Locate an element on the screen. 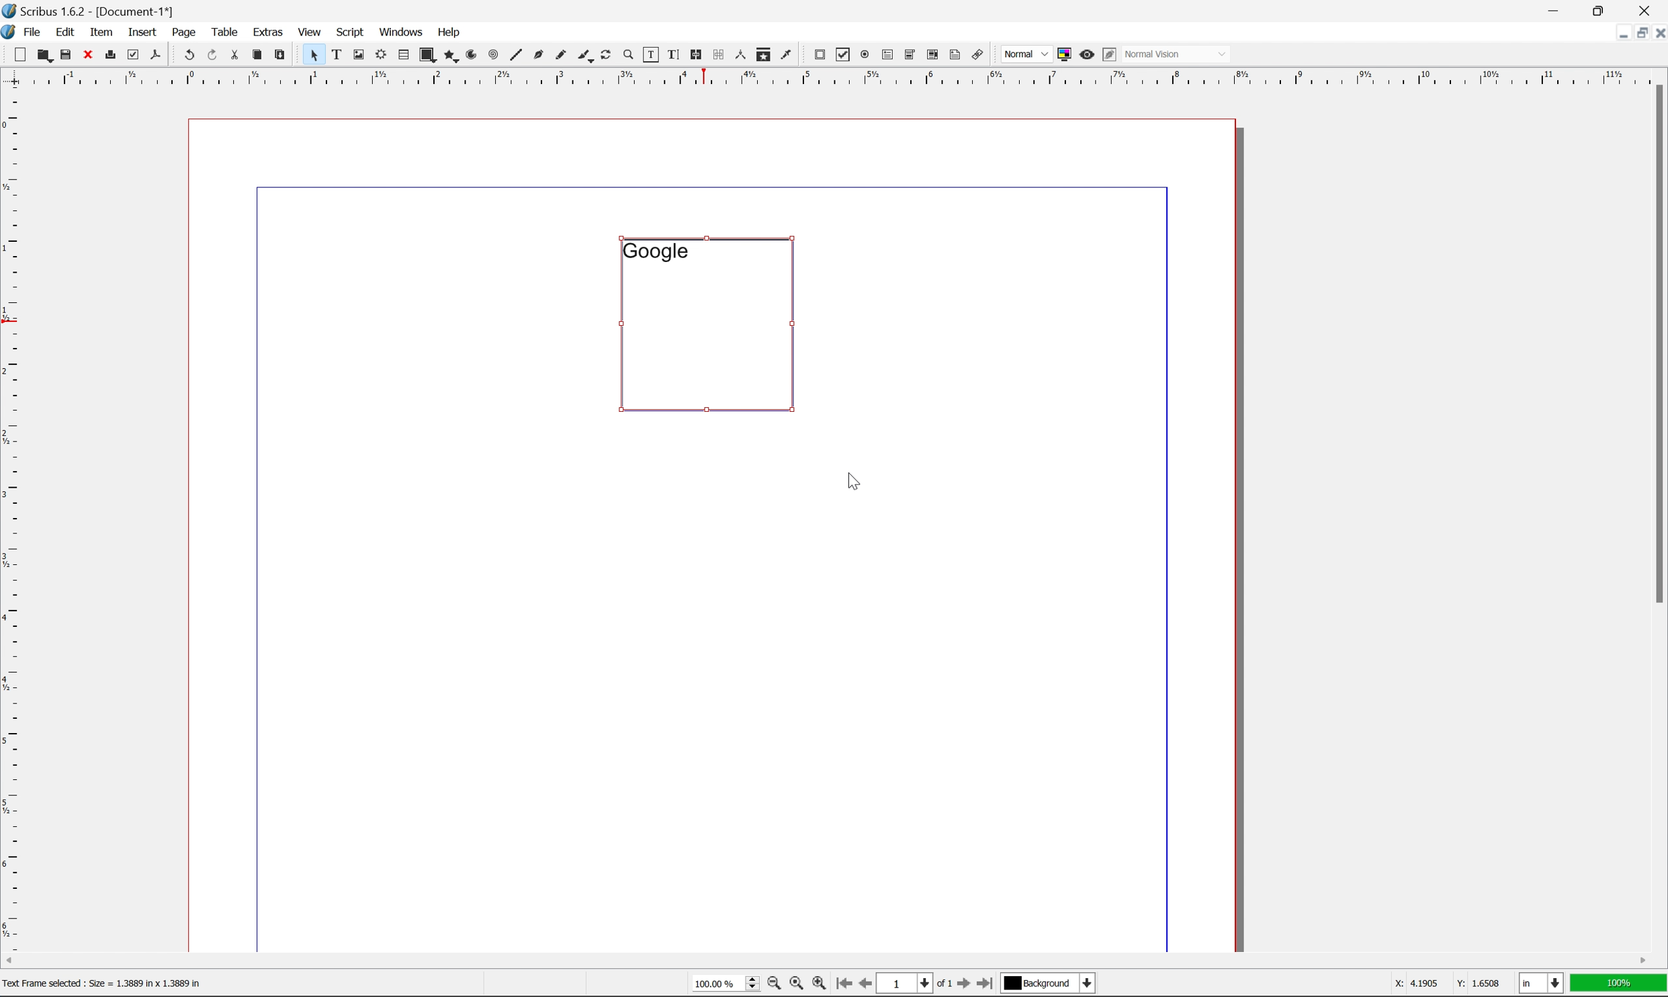 The height and width of the screenshot is (997, 1668). text annotation is located at coordinates (955, 54).